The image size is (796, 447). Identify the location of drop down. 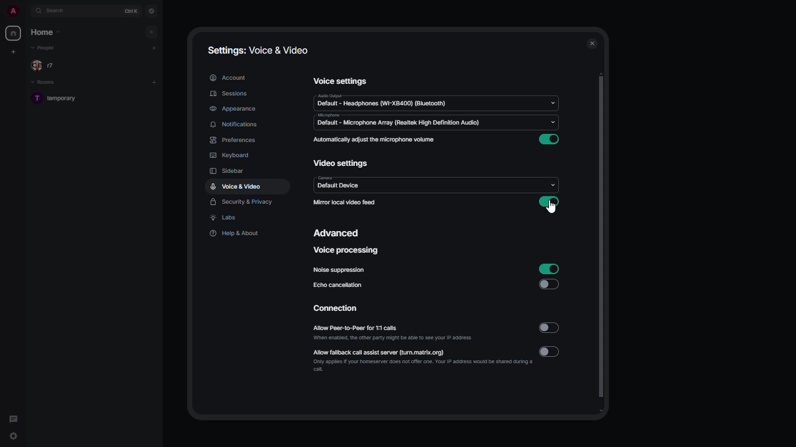
(551, 185).